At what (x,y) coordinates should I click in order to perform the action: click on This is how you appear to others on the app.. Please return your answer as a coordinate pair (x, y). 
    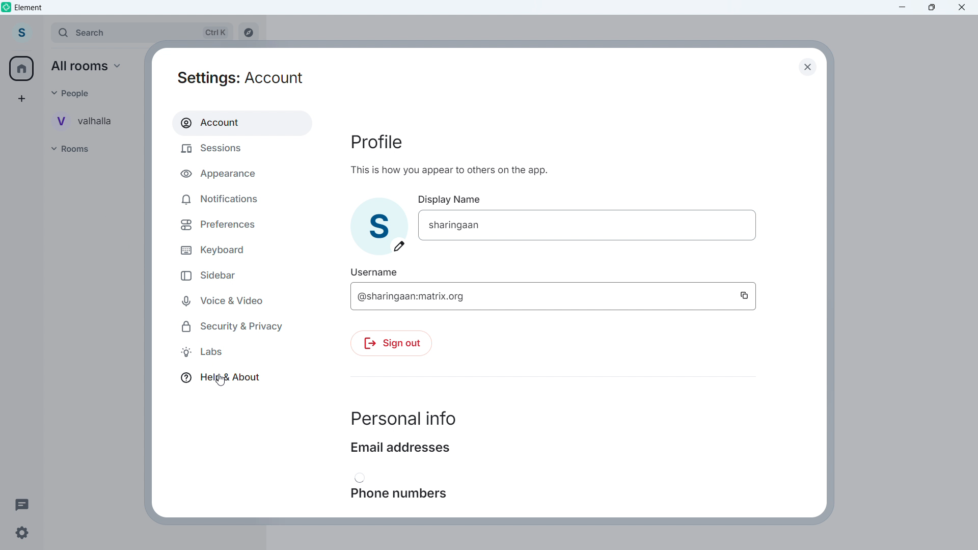
    Looking at the image, I should click on (454, 172).